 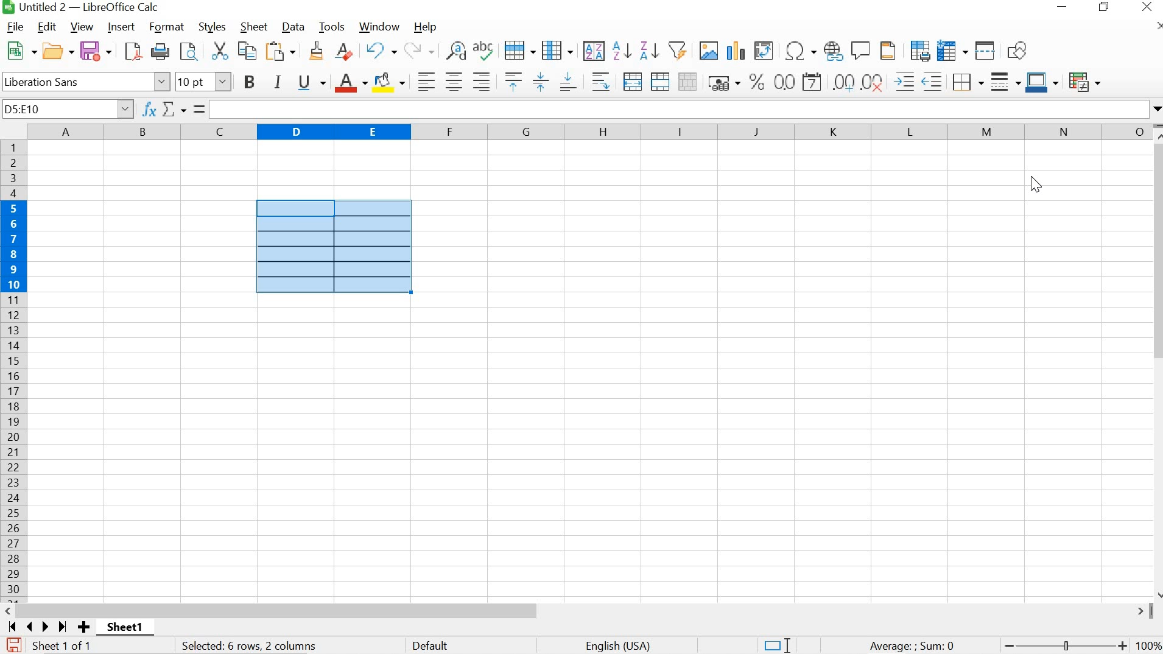 What do you see at coordinates (723, 83) in the screenshot?
I see `FORMAT AS CURRENCY` at bounding box center [723, 83].